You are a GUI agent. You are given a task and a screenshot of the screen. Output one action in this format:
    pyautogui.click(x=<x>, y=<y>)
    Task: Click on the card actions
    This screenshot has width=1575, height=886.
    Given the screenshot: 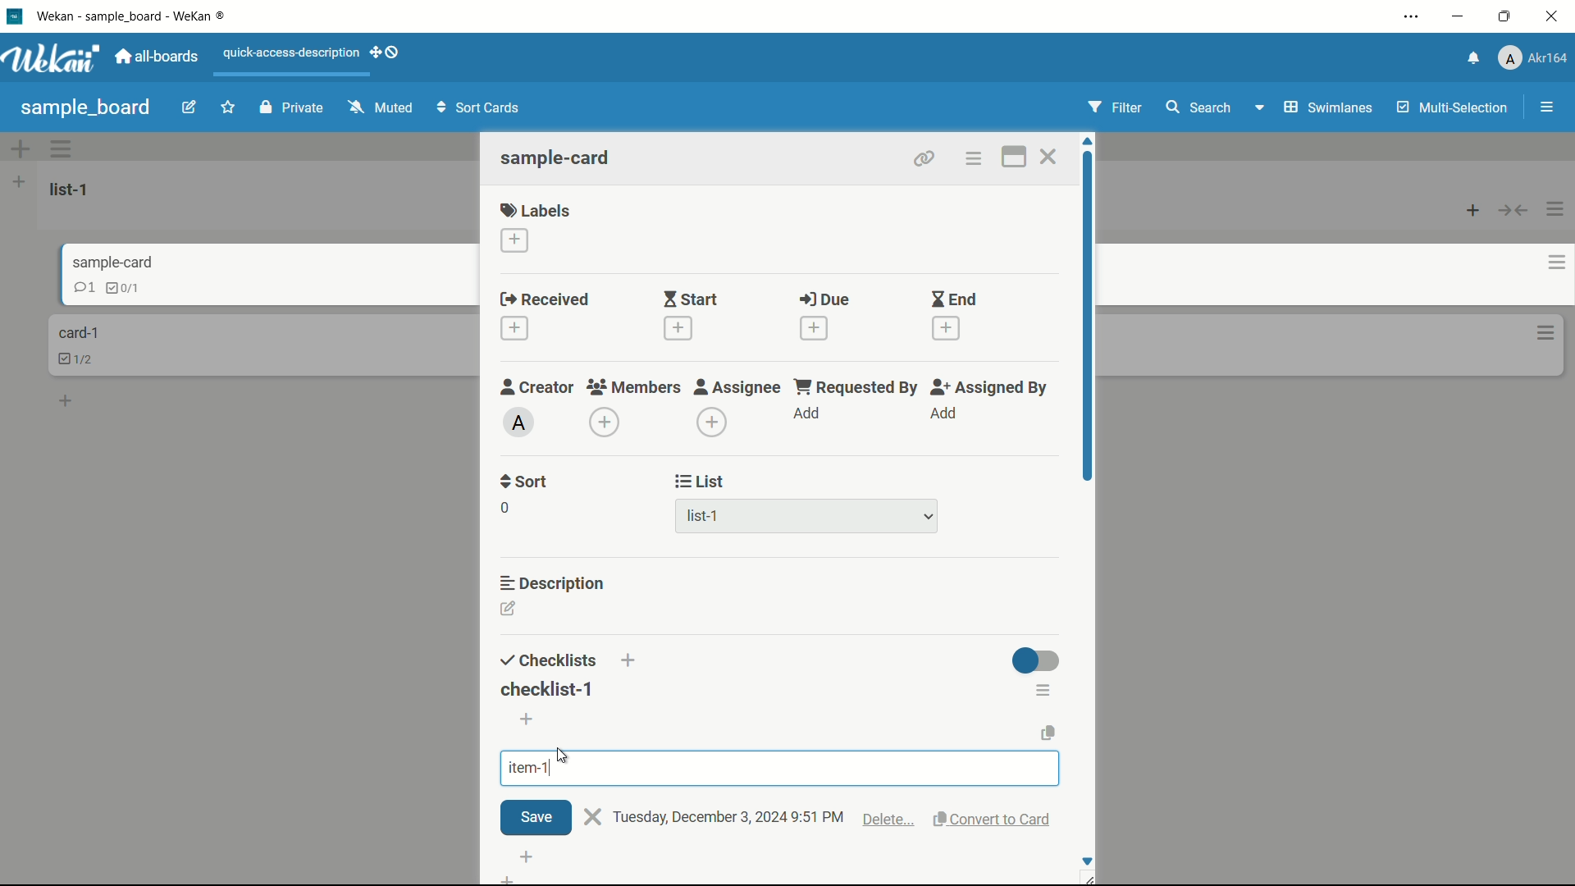 What is the action you would take?
    pyautogui.click(x=974, y=158)
    